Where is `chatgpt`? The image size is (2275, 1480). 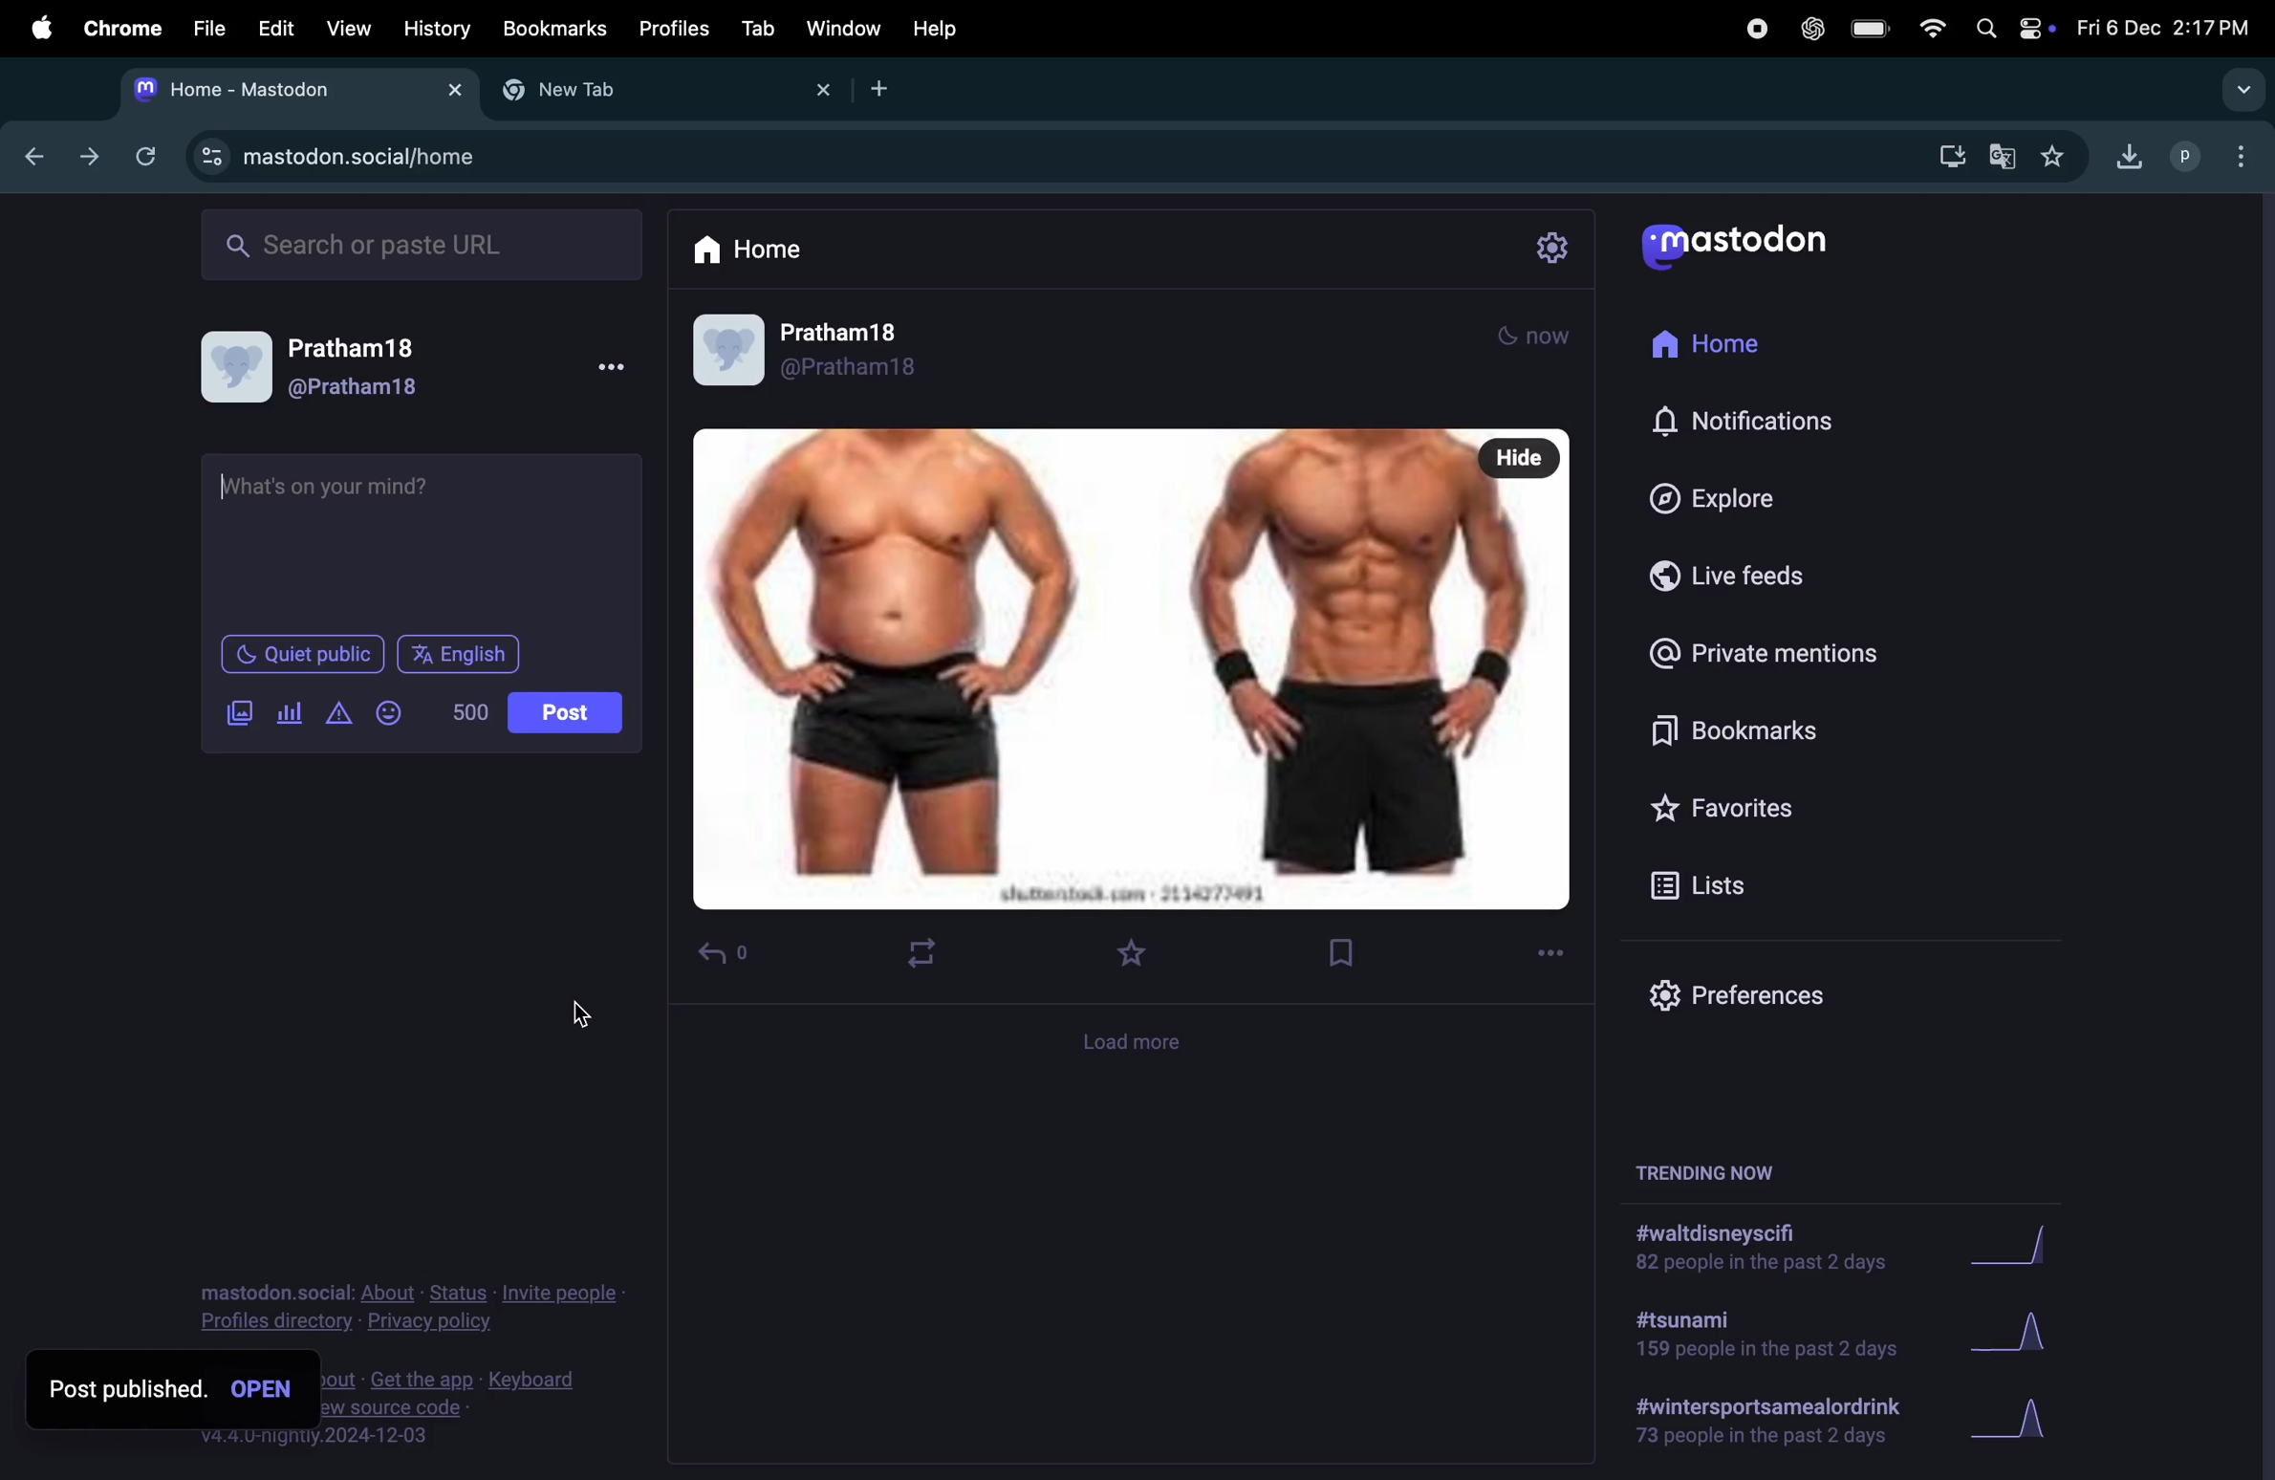
chatgpt is located at coordinates (1815, 31).